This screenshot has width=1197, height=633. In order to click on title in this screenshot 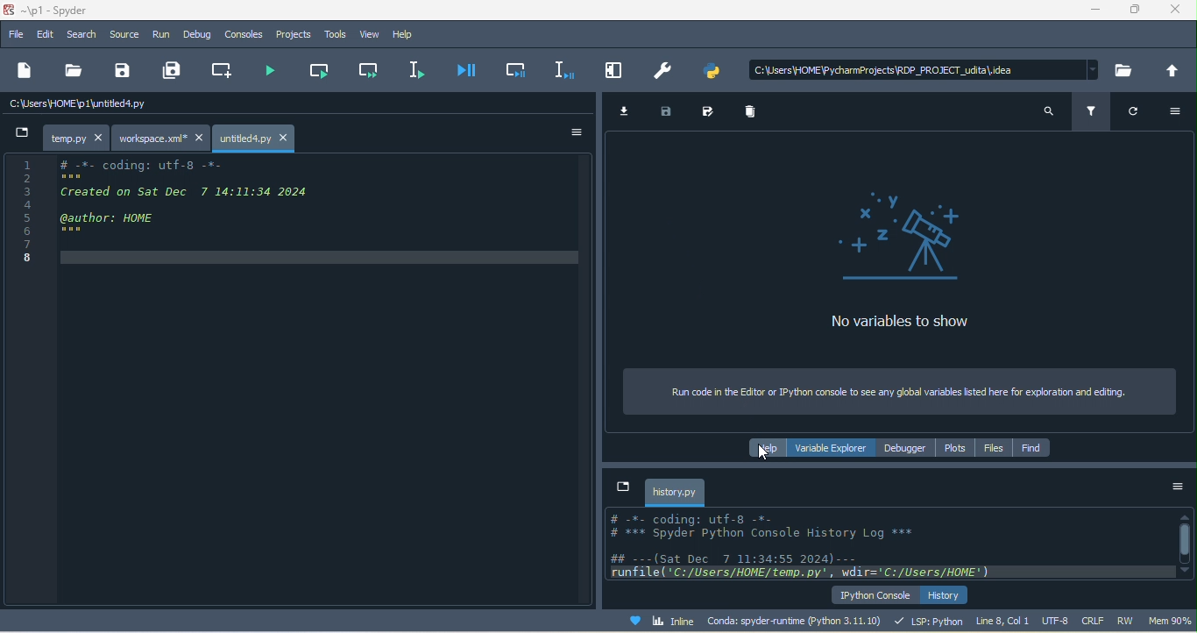, I will do `click(64, 11)`.